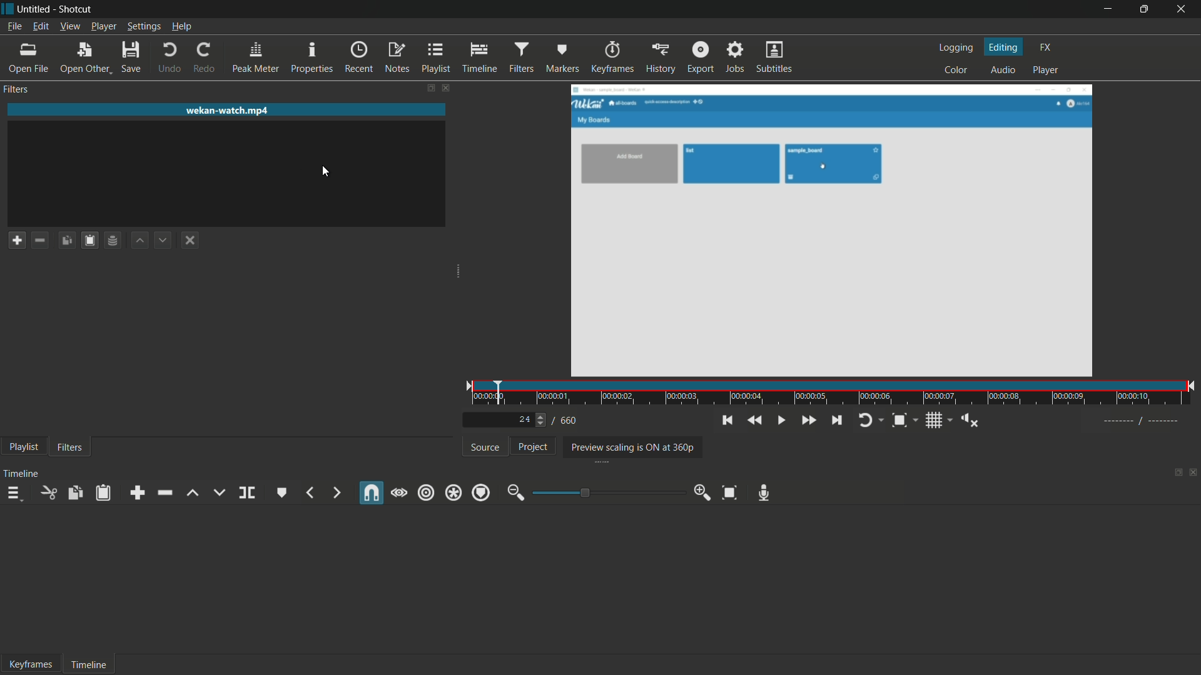 This screenshot has width=1201, height=675. Describe the element at coordinates (325, 172) in the screenshot. I see `cursor` at that location.